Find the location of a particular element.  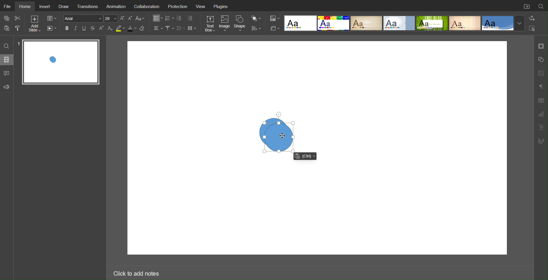

Shape  is located at coordinates (241, 23).